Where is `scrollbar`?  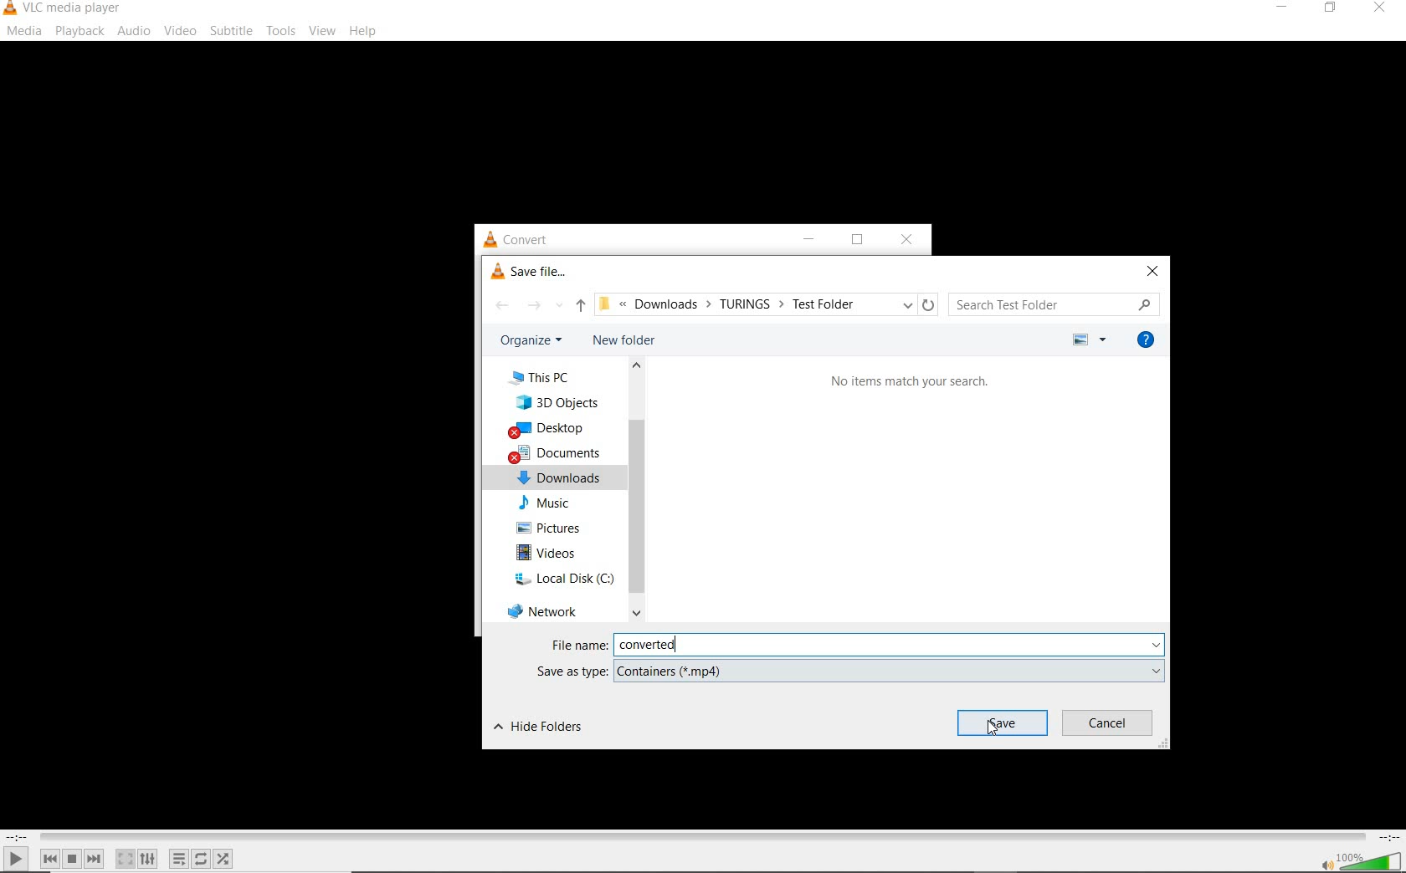 scrollbar is located at coordinates (635, 490).